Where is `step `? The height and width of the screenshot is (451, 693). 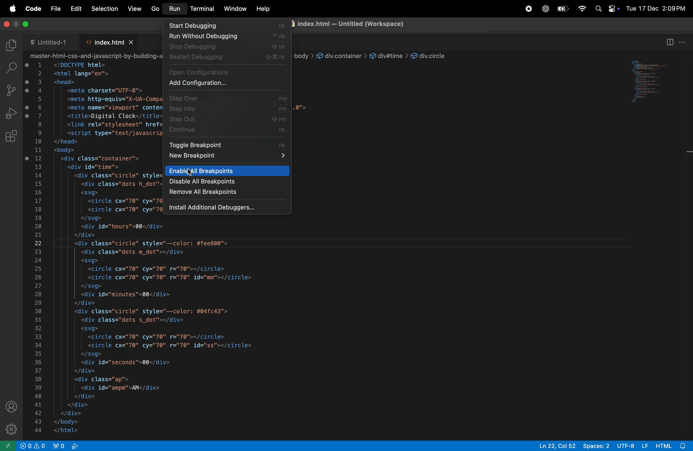
step  is located at coordinates (226, 121).